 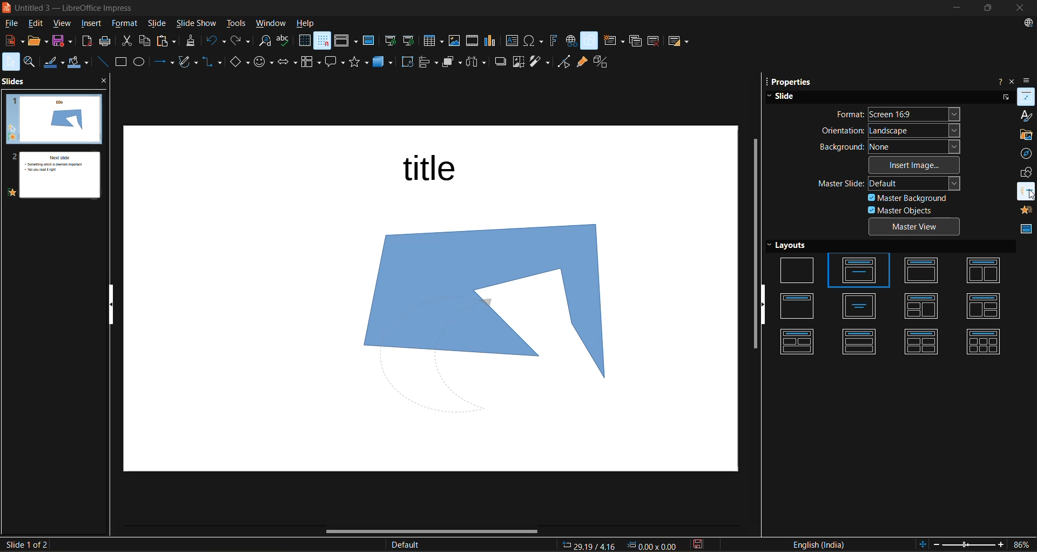 What do you see at coordinates (107, 42) in the screenshot?
I see `print` at bounding box center [107, 42].